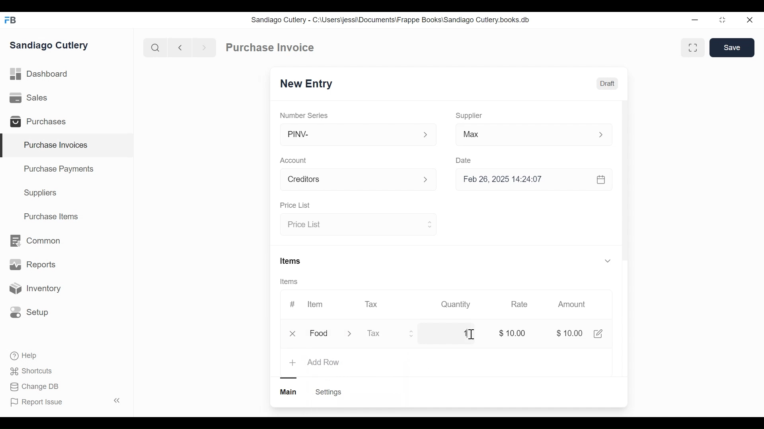 This screenshot has width=764, height=429. Describe the element at coordinates (65, 402) in the screenshot. I see `Report Issue` at that location.